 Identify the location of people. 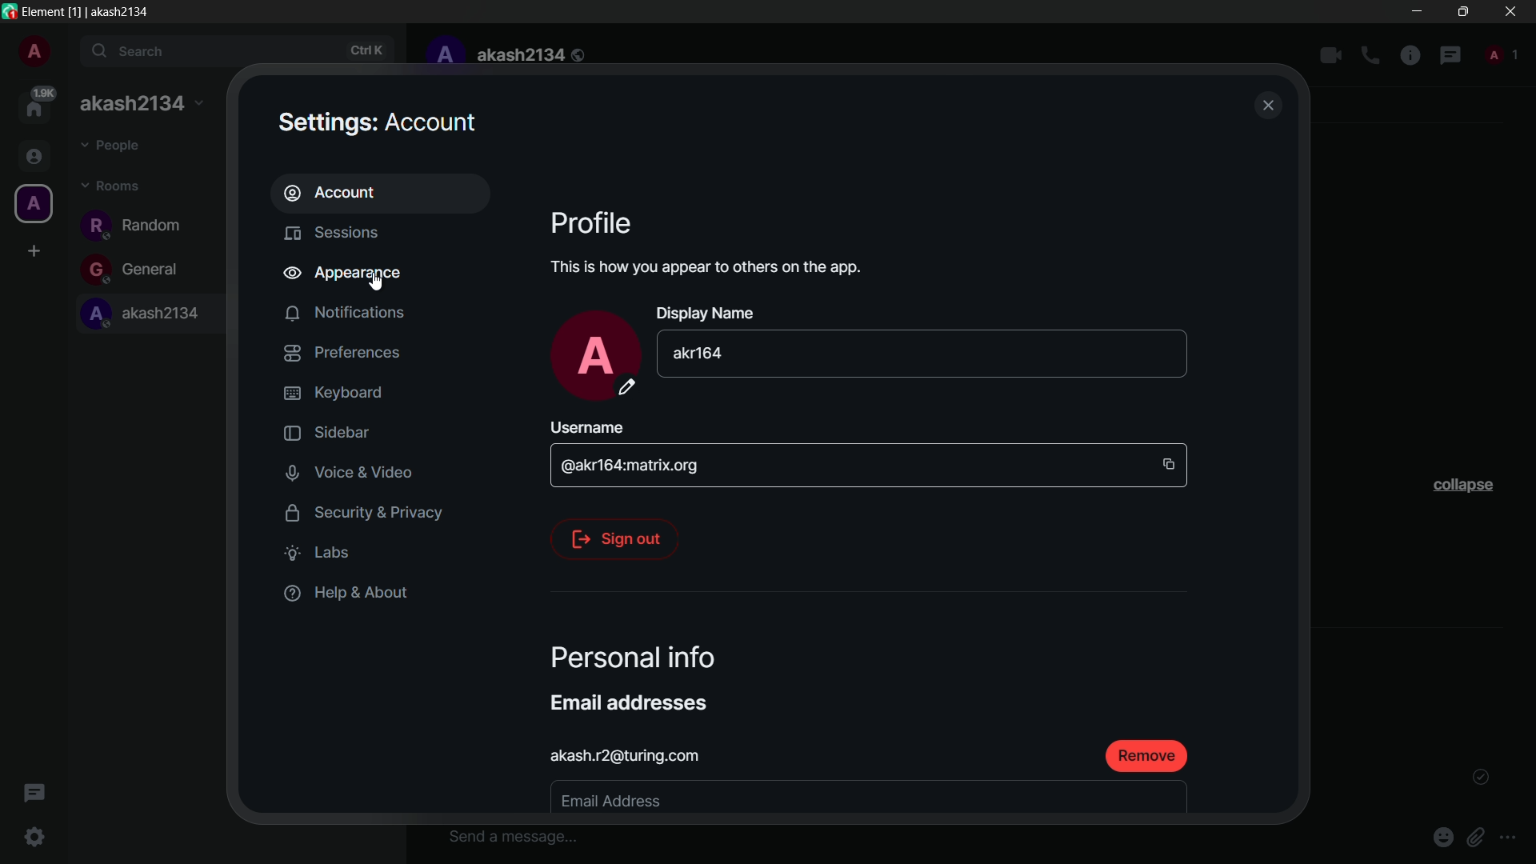
(1500, 53).